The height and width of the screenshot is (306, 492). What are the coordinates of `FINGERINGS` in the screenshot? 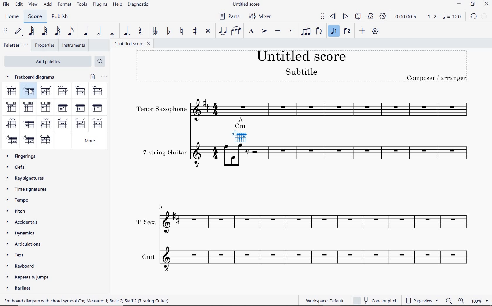 It's located at (23, 156).